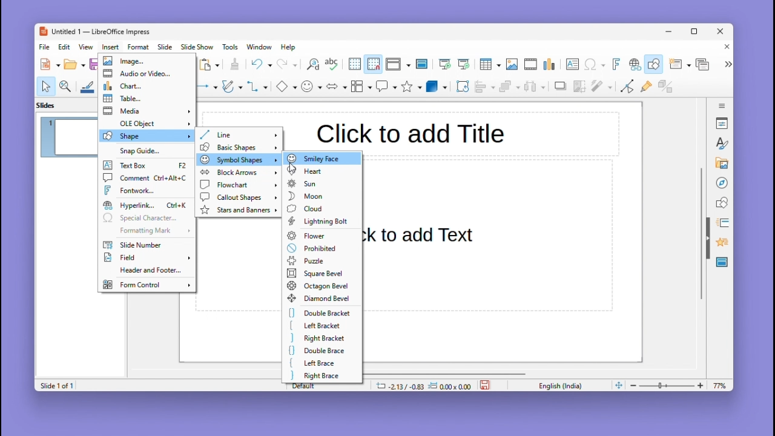 This screenshot has width=775, height=436. What do you see at coordinates (312, 64) in the screenshot?
I see `find and replace` at bounding box center [312, 64].